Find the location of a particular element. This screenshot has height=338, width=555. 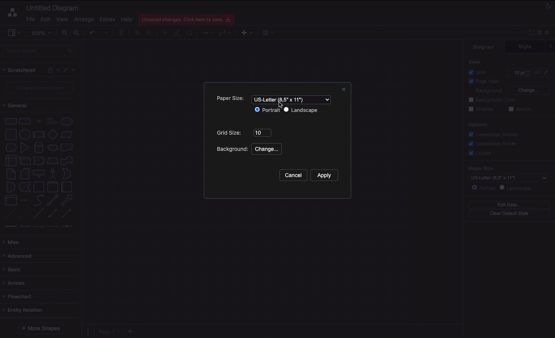

To back is located at coordinates (151, 32).